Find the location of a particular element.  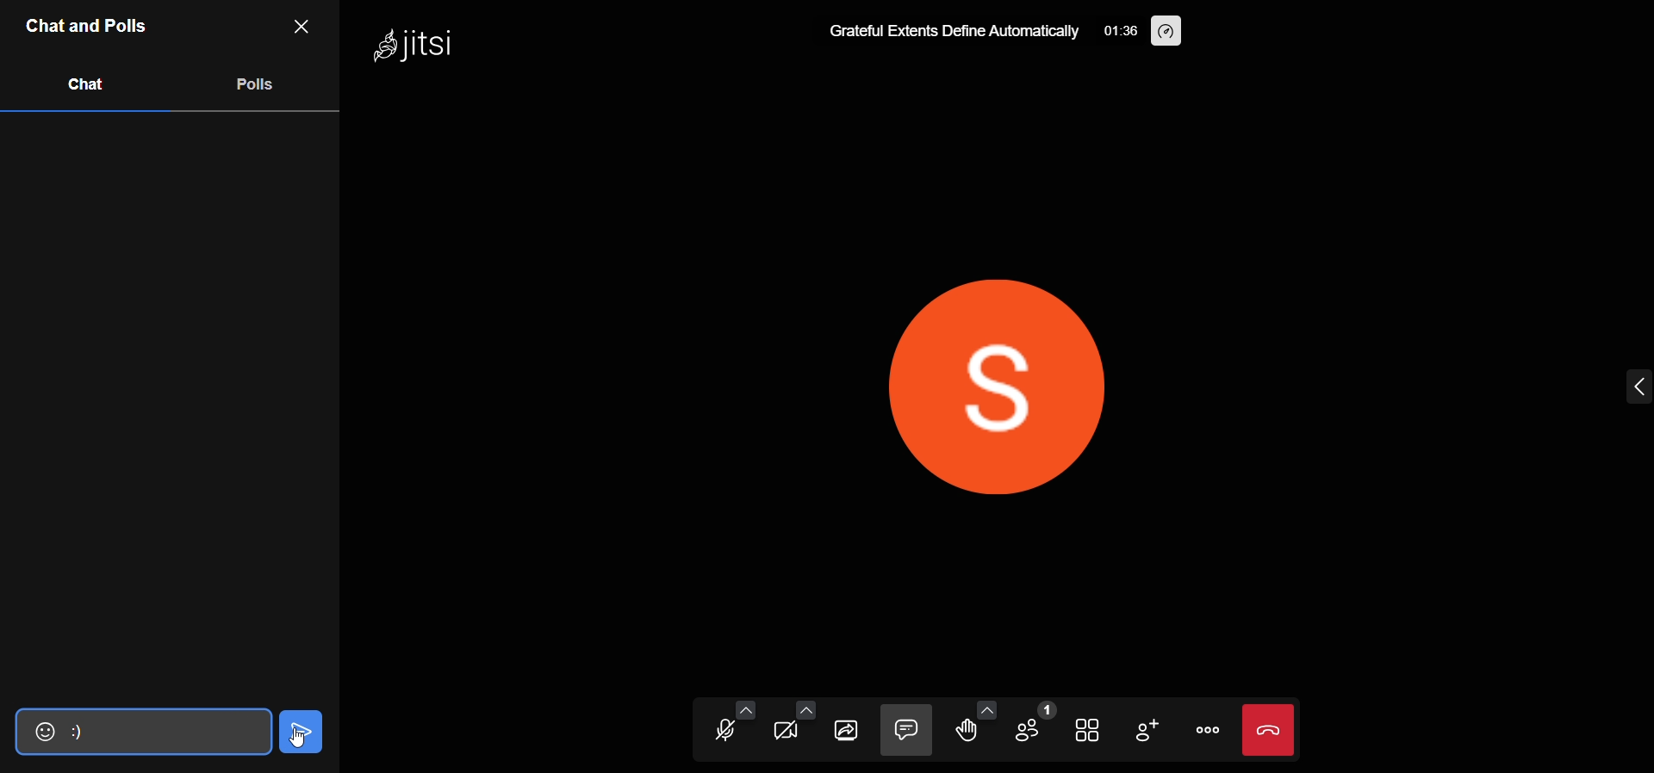

tile view is located at coordinates (1090, 730).